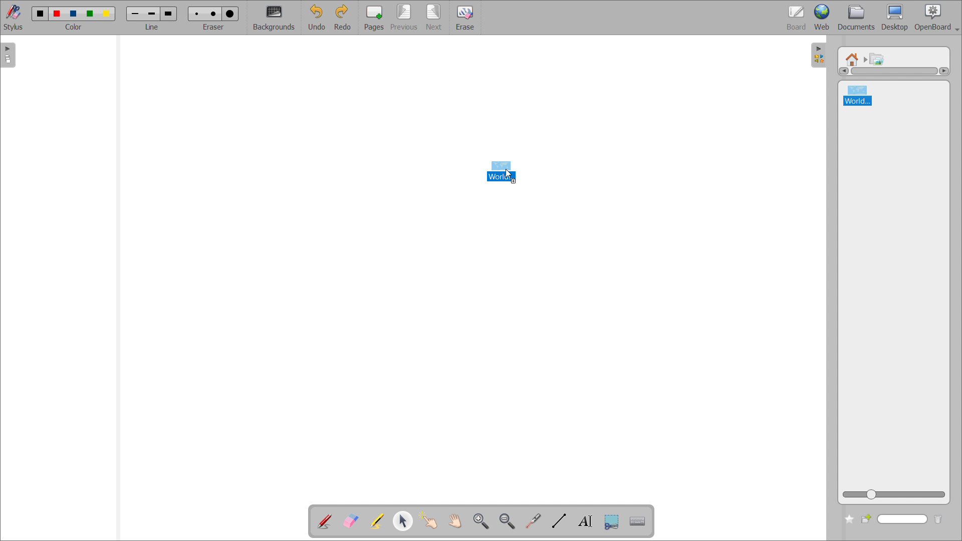  I want to click on documents, so click(856, 18).